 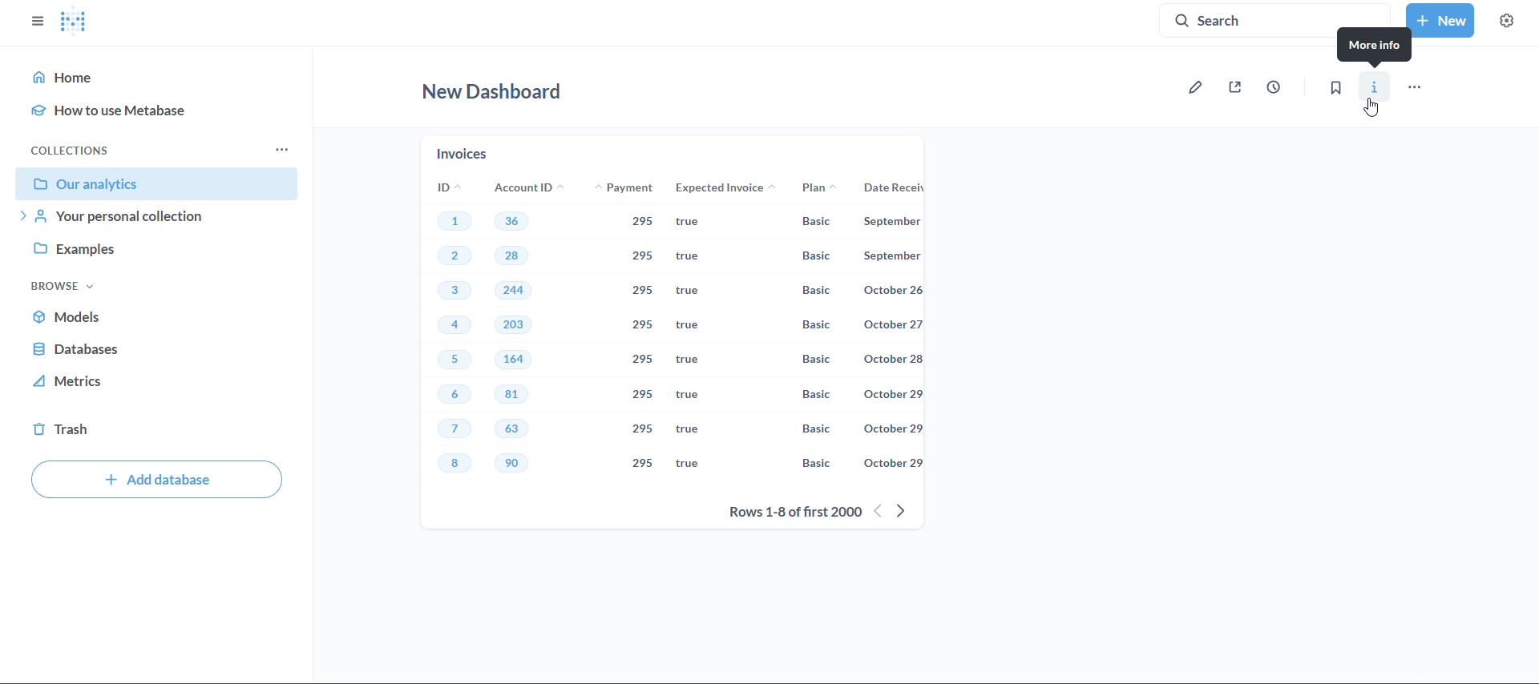 What do you see at coordinates (442, 187) in the screenshot?
I see `ID's` at bounding box center [442, 187].